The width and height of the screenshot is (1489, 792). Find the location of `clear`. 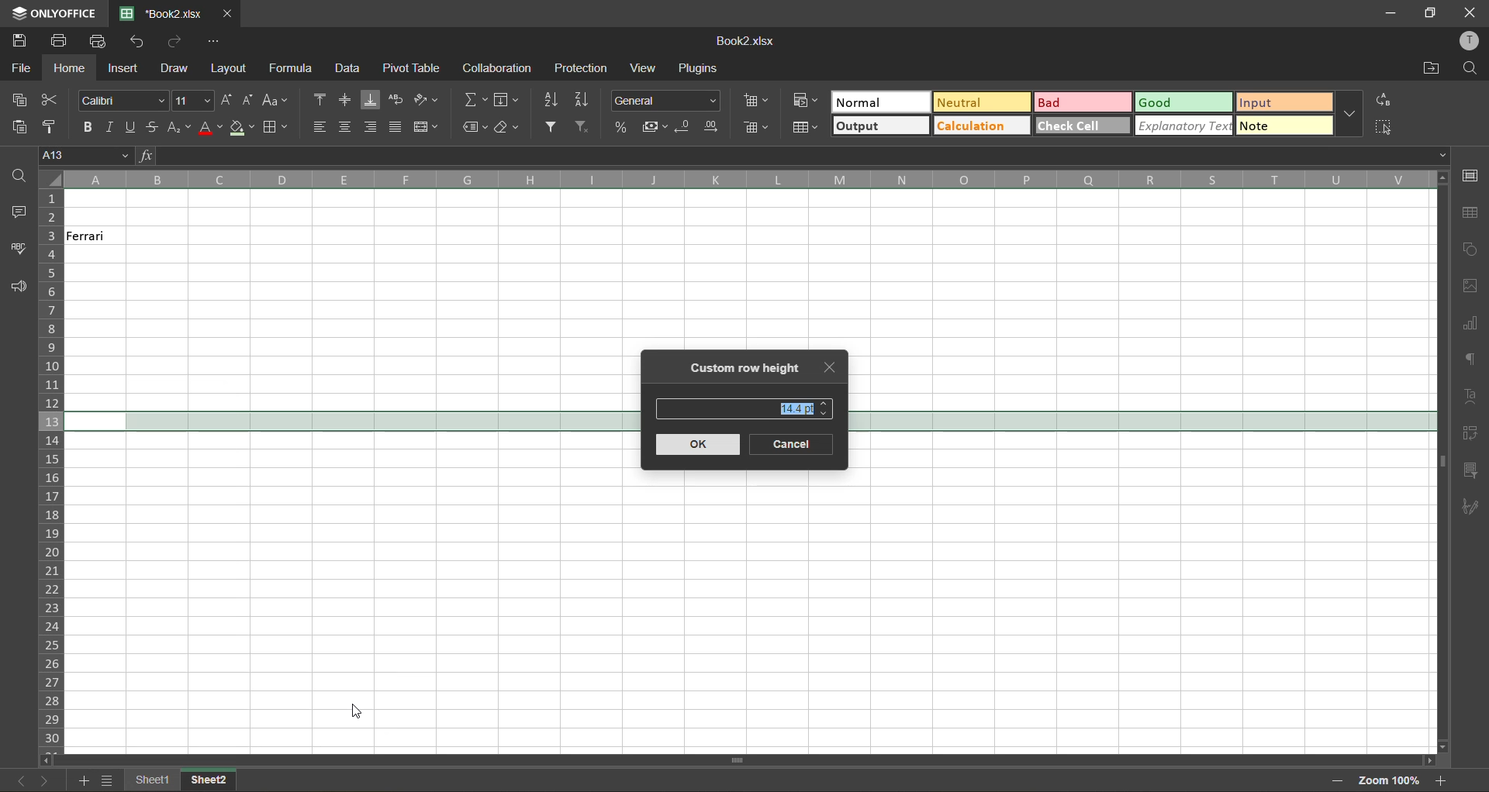

clear is located at coordinates (512, 129).